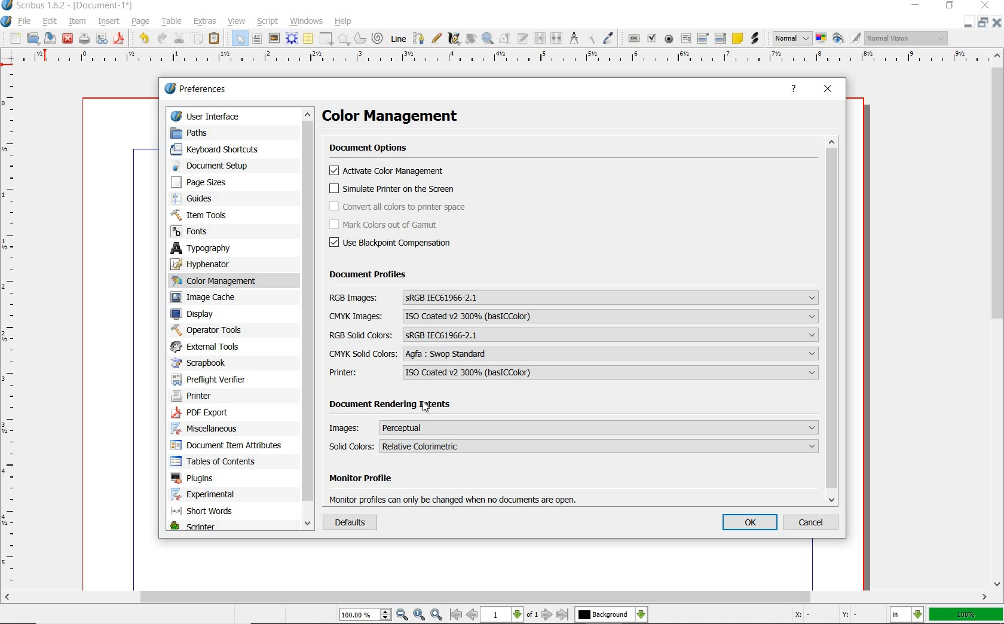 The width and height of the screenshot is (1004, 624). What do you see at coordinates (143, 38) in the screenshot?
I see `undo` at bounding box center [143, 38].